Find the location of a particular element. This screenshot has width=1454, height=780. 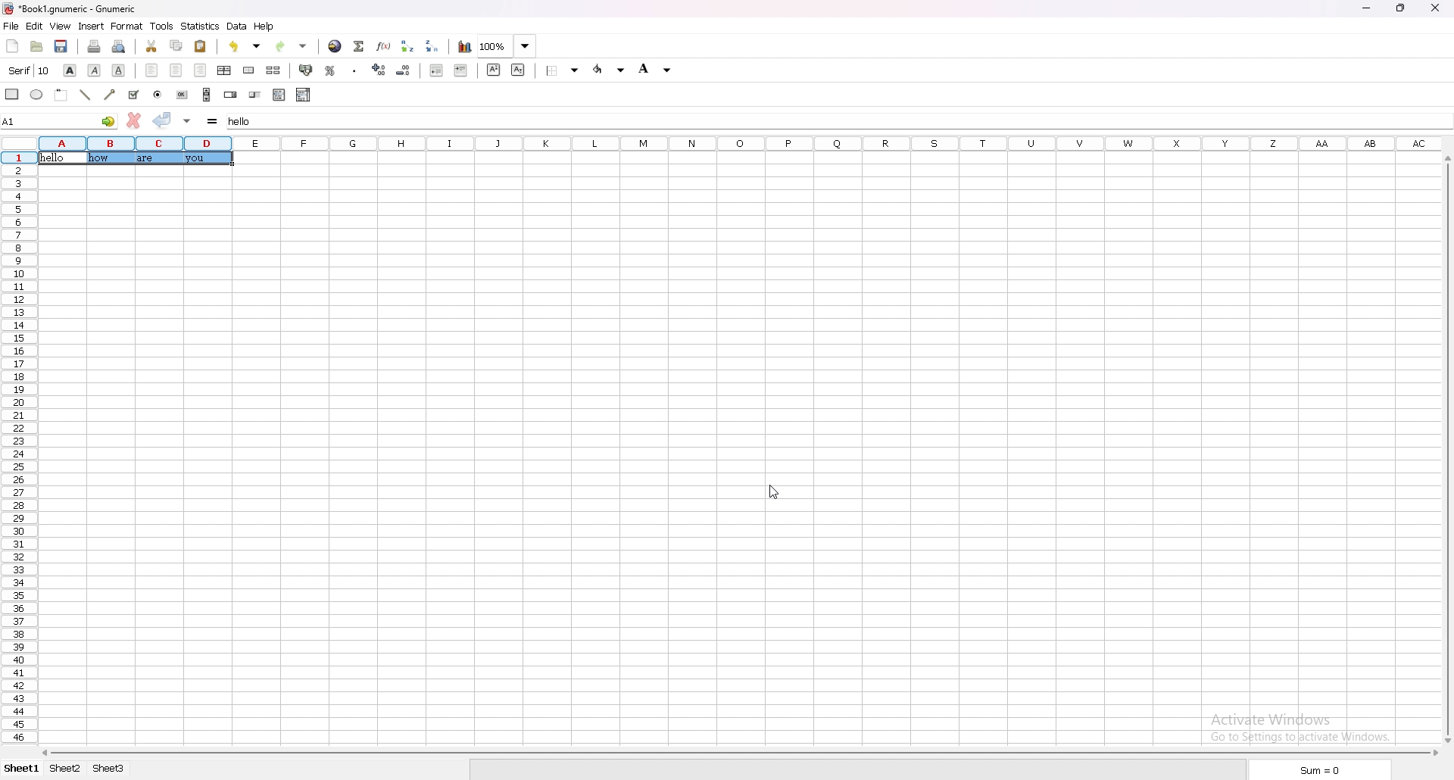

tools is located at coordinates (162, 26).